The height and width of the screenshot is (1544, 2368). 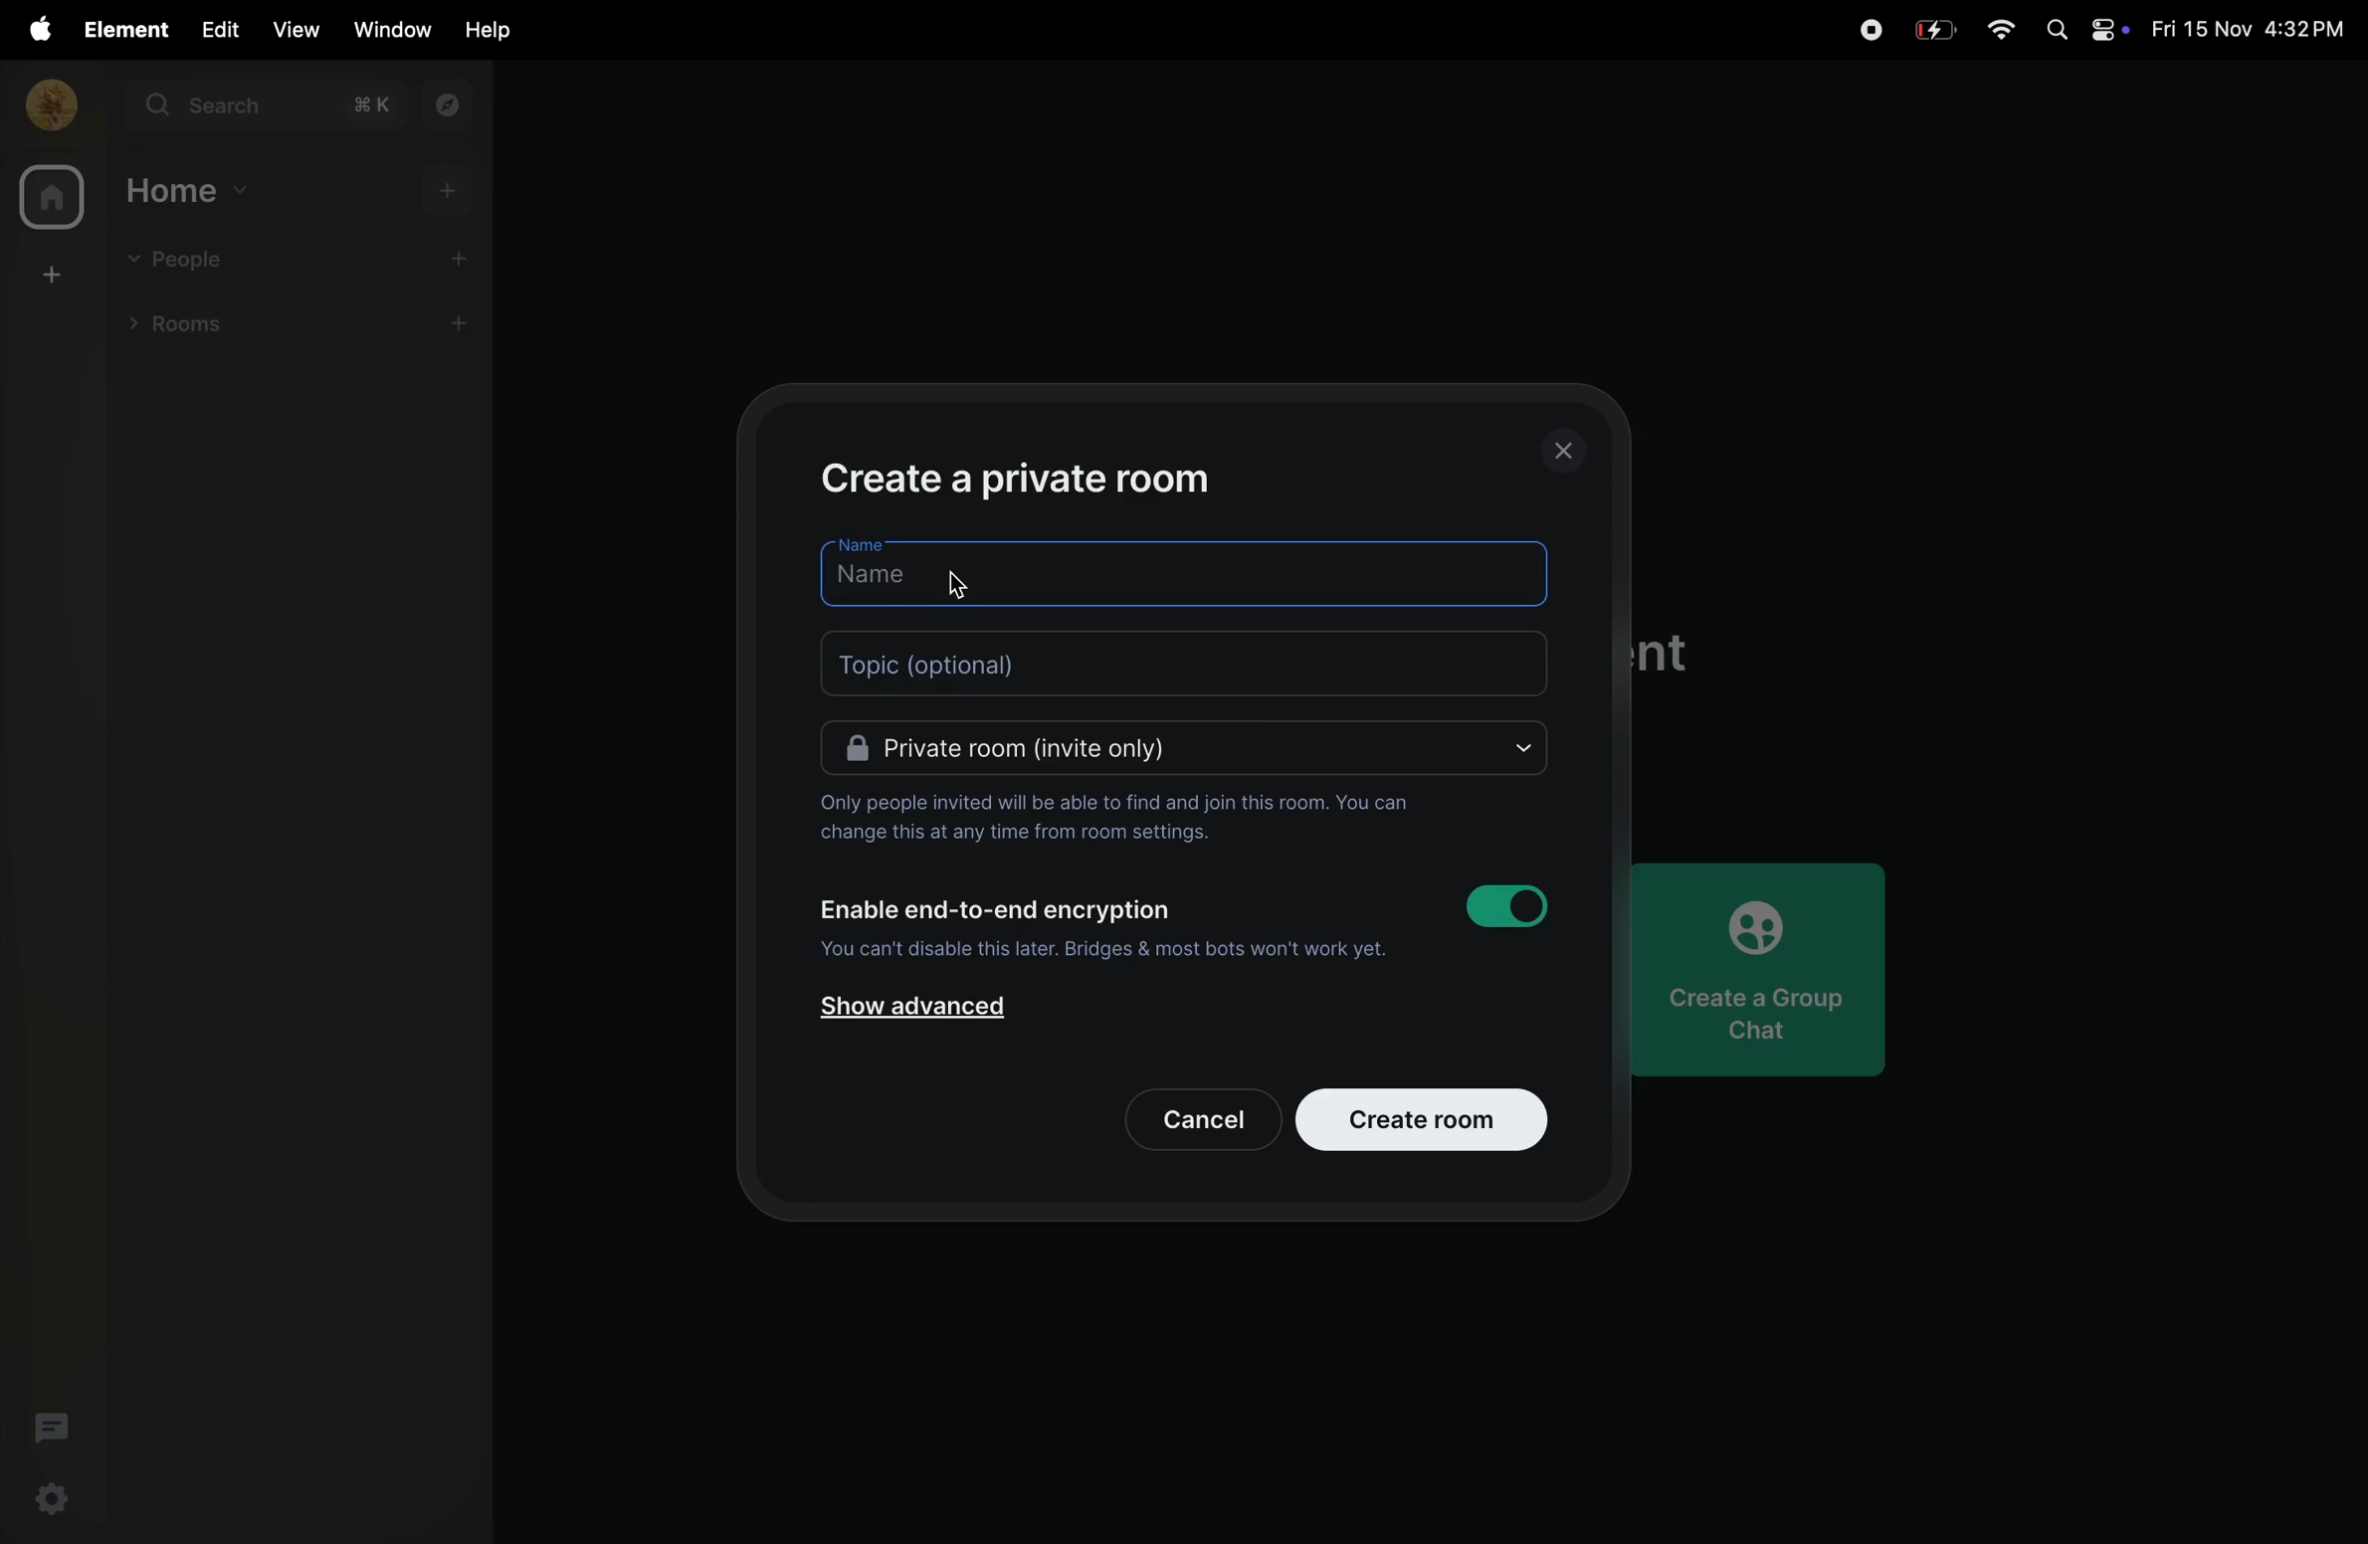 I want to click on window, so click(x=387, y=29).